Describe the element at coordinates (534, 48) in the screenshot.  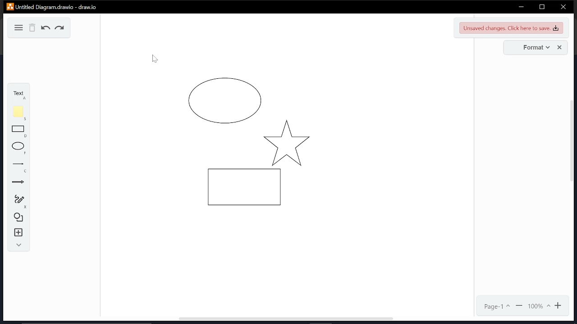
I see `format` at that location.